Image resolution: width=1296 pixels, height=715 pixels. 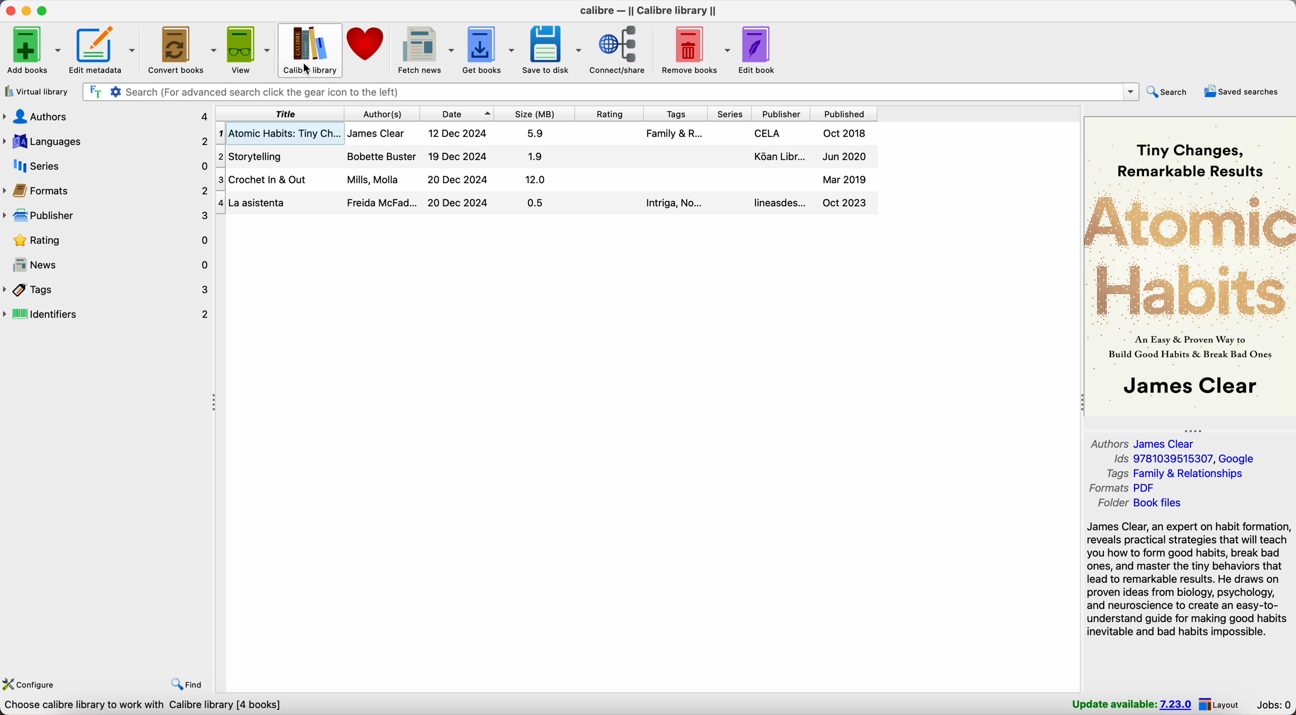 What do you see at coordinates (106, 116) in the screenshot?
I see `authors` at bounding box center [106, 116].